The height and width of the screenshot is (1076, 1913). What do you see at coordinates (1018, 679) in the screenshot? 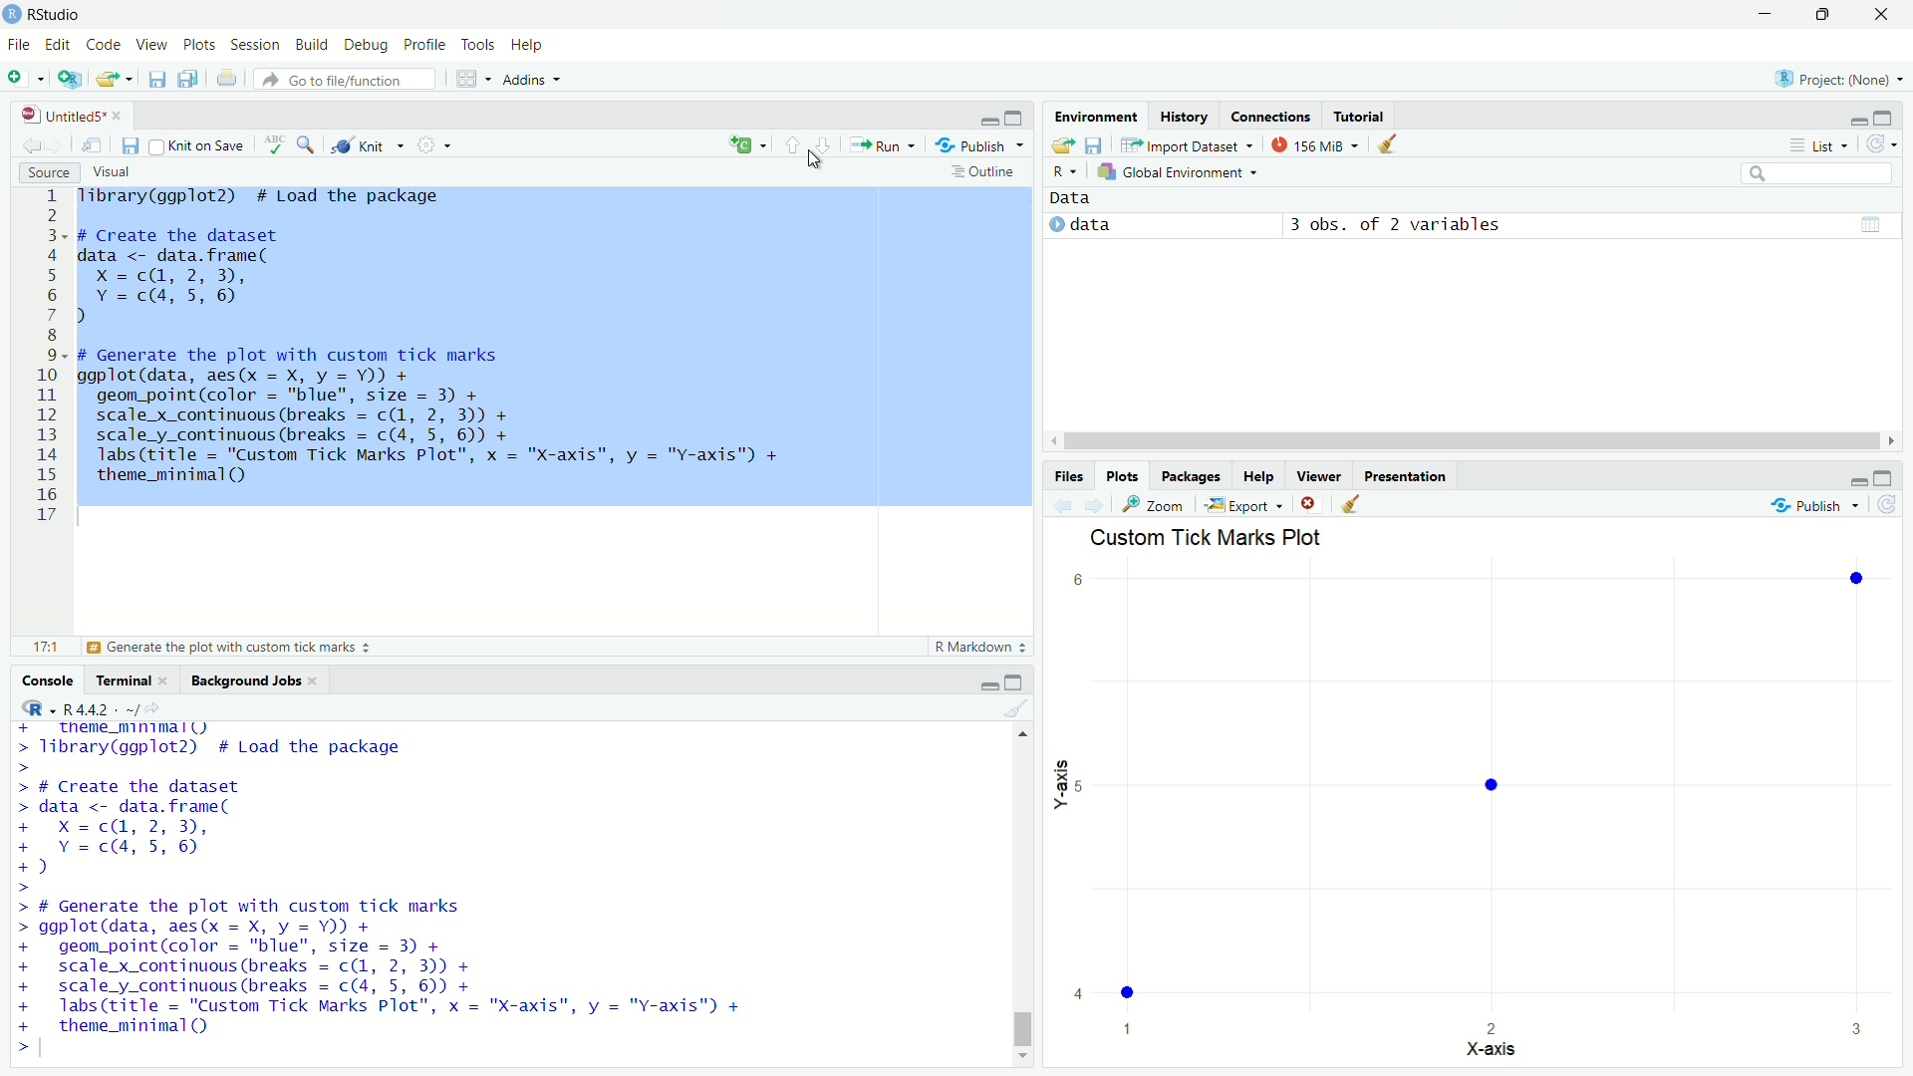
I see `maximize` at bounding box center [1018, 679].